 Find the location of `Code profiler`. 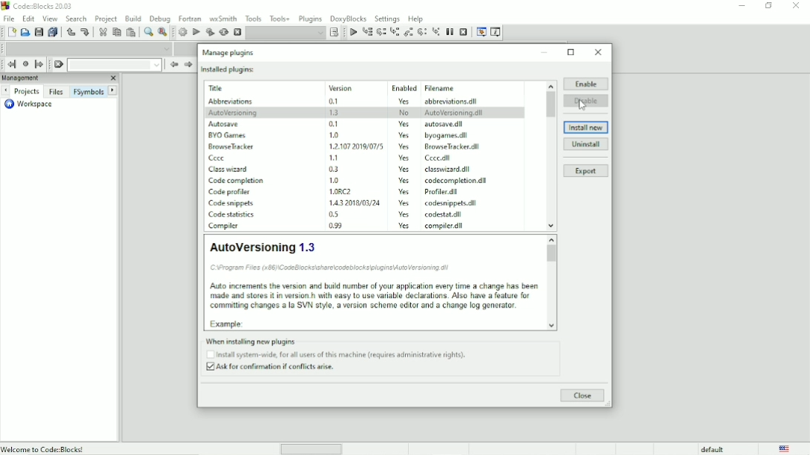

Code profiler is located at coordinates (232, 191).